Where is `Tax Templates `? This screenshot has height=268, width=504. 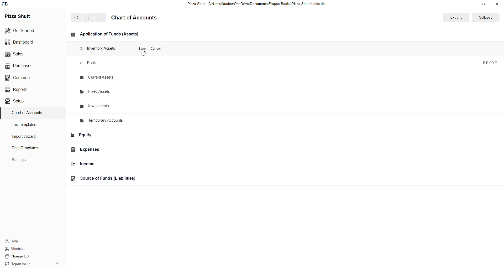
Tax Templates  is located at coordinates (31, 125).